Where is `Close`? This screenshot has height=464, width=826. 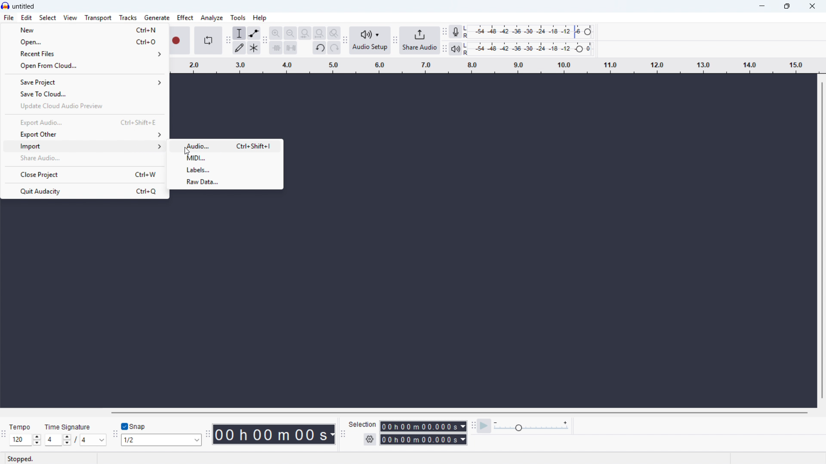
Close is located at coordinates (812, 7).